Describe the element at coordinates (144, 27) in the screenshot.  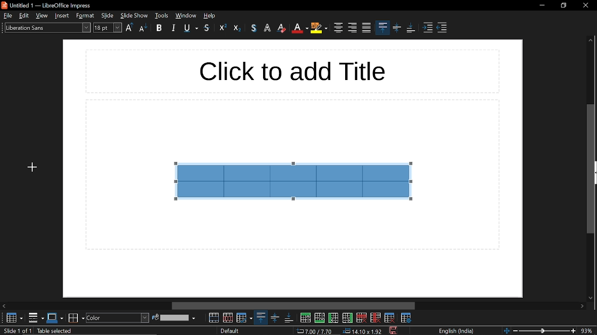
I see `lower case` at that location.